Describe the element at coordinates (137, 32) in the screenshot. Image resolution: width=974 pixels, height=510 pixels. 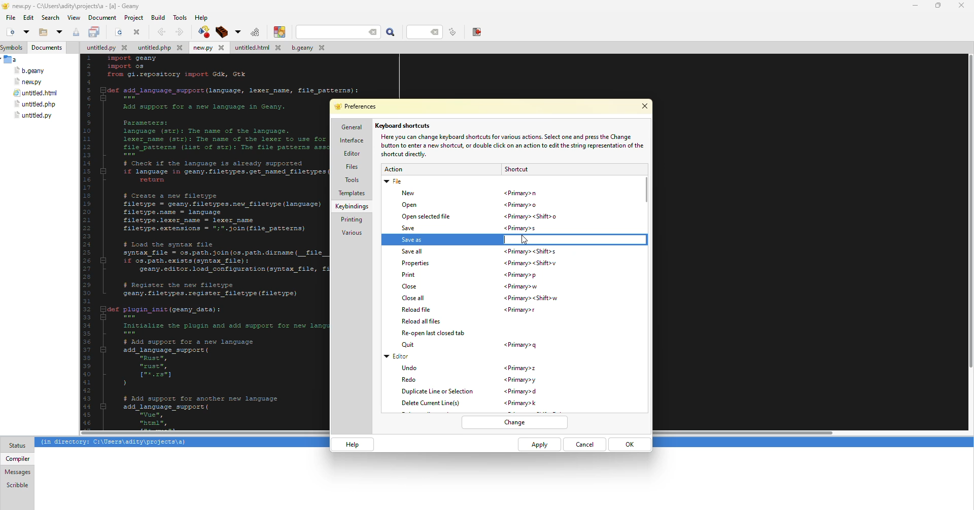
I see `close` at that location.